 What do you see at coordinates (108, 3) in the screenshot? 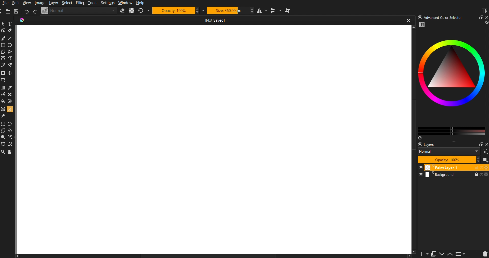
I see `Settings` at bounding box center [108, 3].